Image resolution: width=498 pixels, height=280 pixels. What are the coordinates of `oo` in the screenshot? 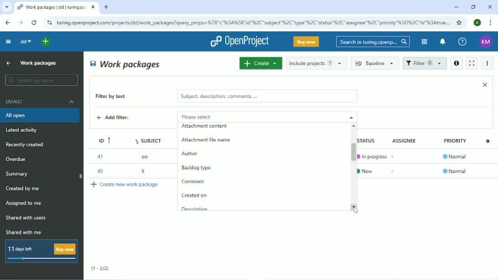 It's located at (147, 156).